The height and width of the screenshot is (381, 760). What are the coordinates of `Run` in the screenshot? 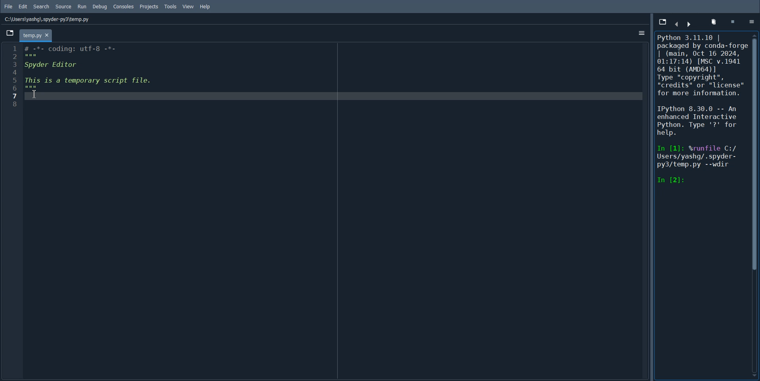 It's located at (84, 6).